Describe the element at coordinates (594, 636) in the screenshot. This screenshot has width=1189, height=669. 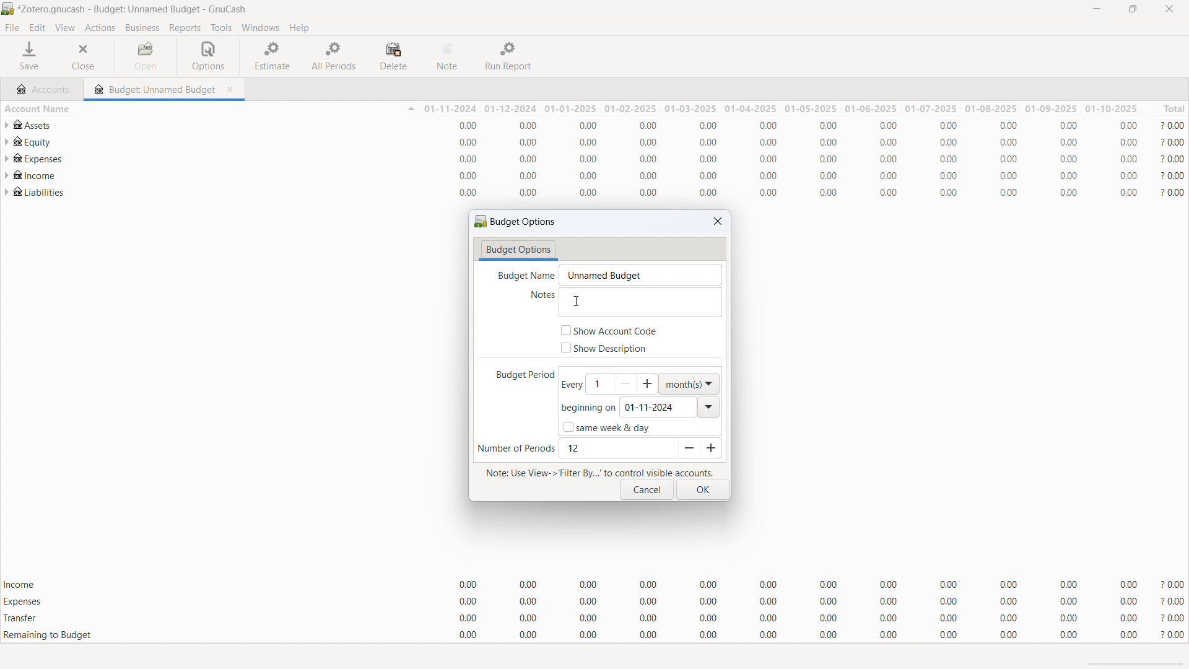
I see `remaining to budget total` at that location.